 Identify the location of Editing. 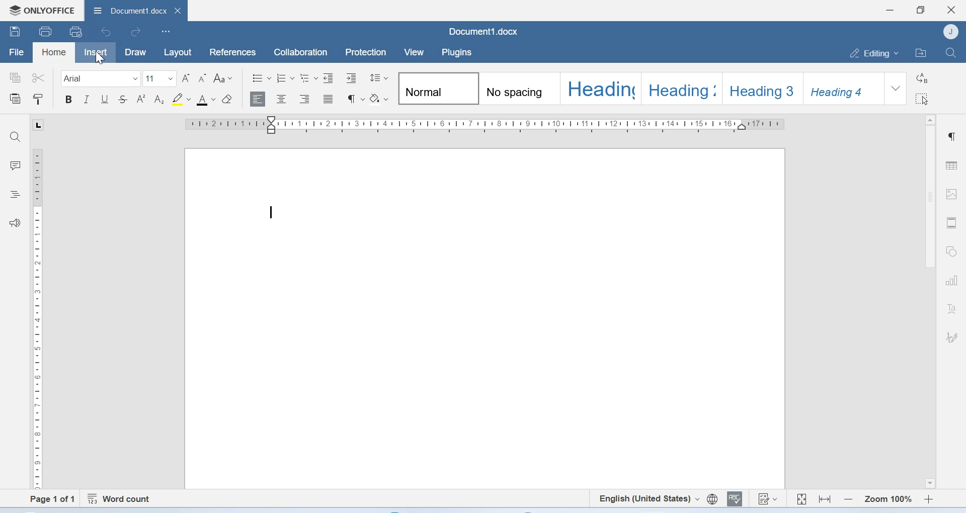
(871, 52).